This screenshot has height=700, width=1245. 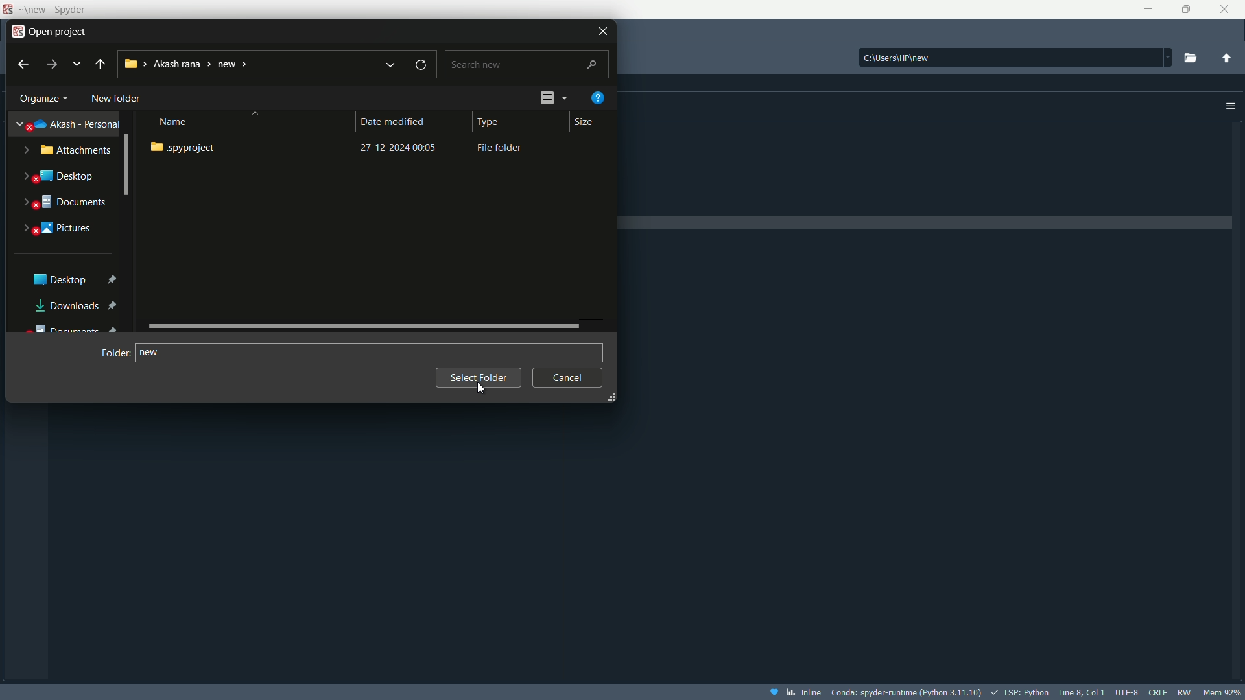 I want to click on desktop, so click(x=60, y=178).